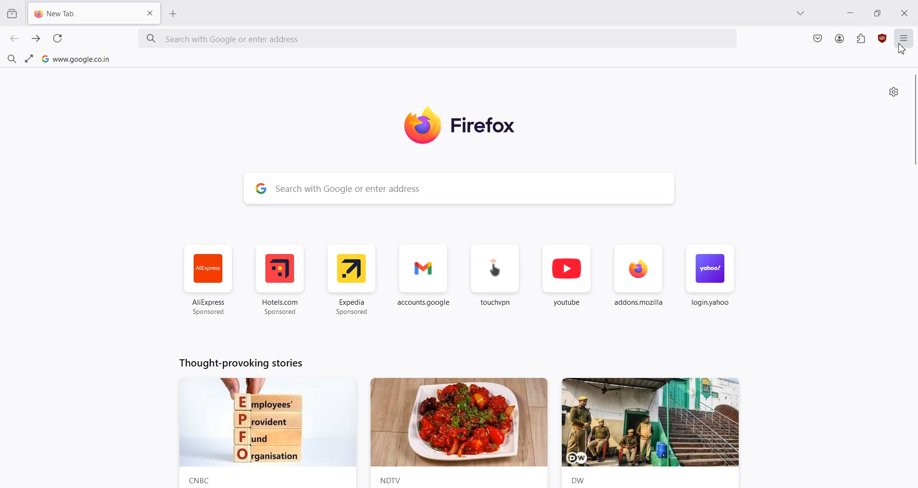 The width and height of the screenshot is (918, 488). Describe the element at coordinates (912, 121) in the screenshot. I see `Vertical Scroll bar` at that location.